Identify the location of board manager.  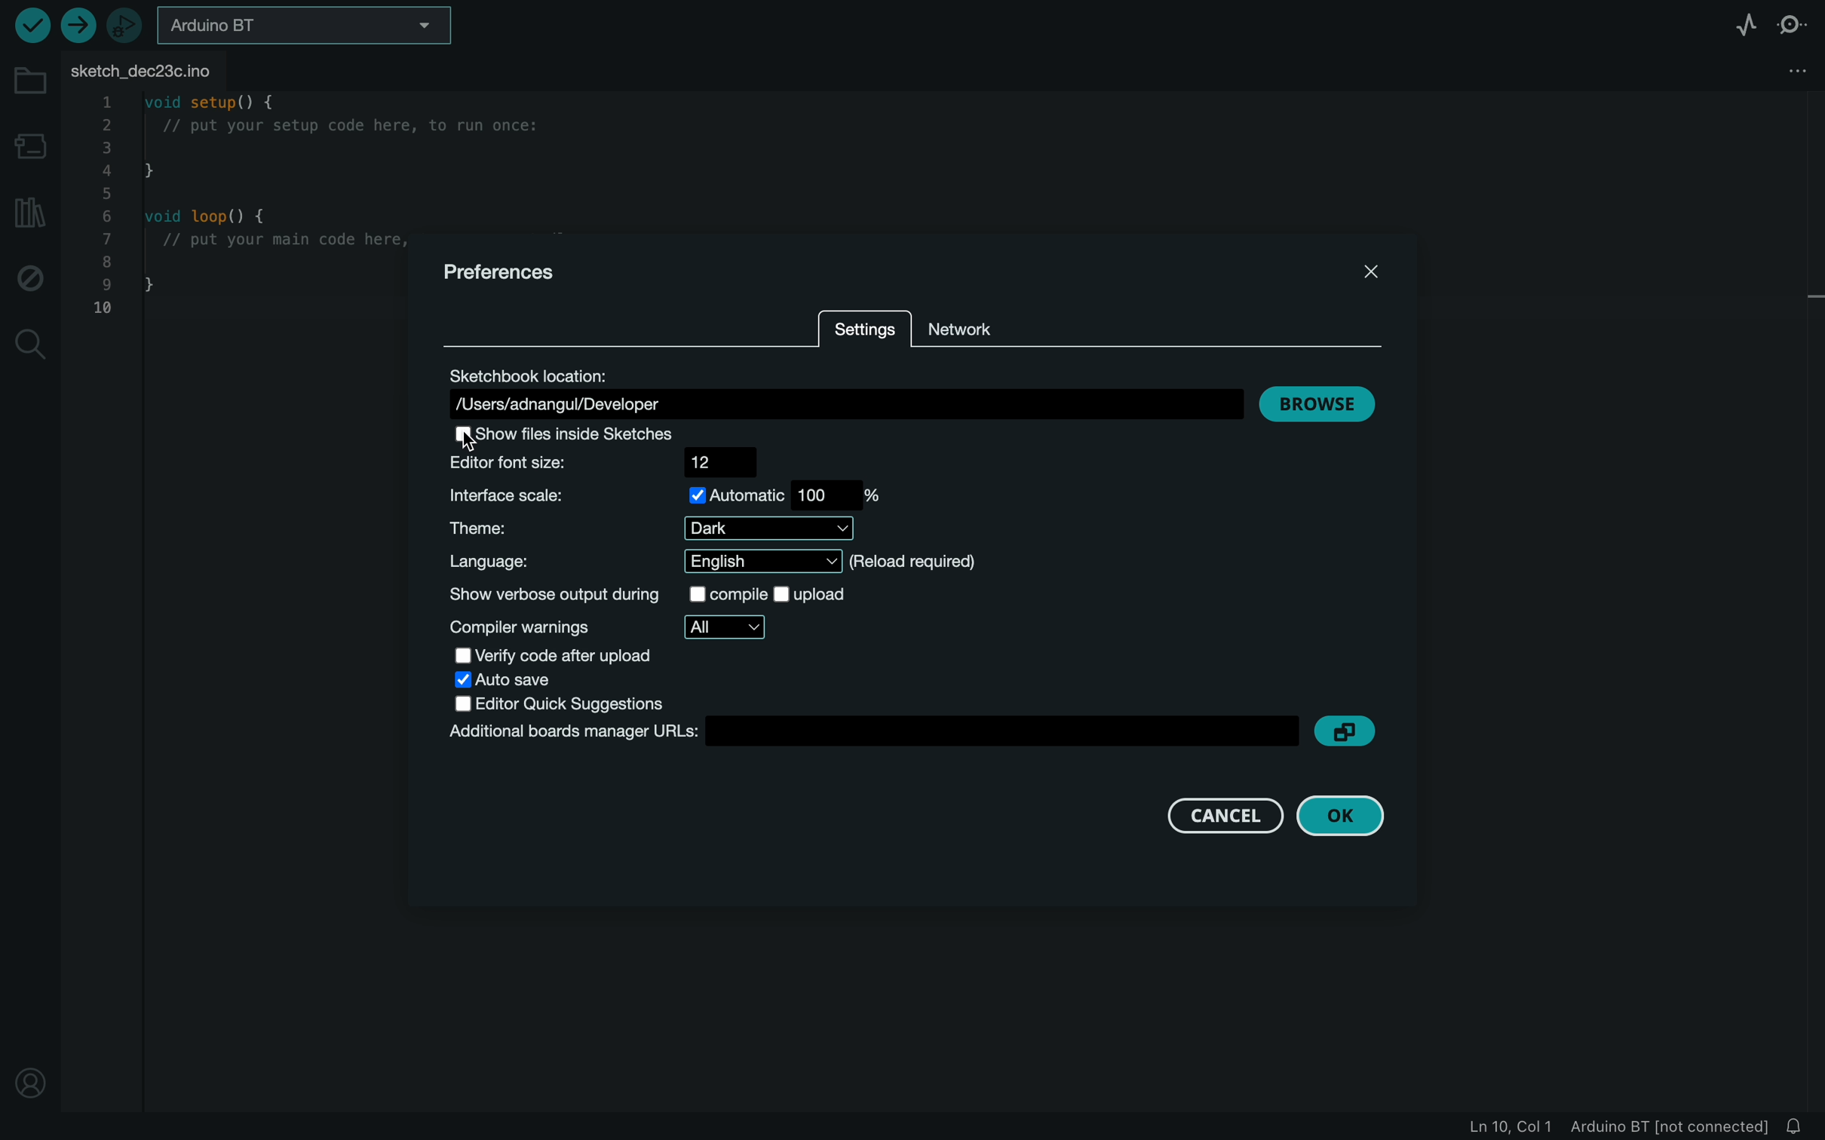
(32, 145).